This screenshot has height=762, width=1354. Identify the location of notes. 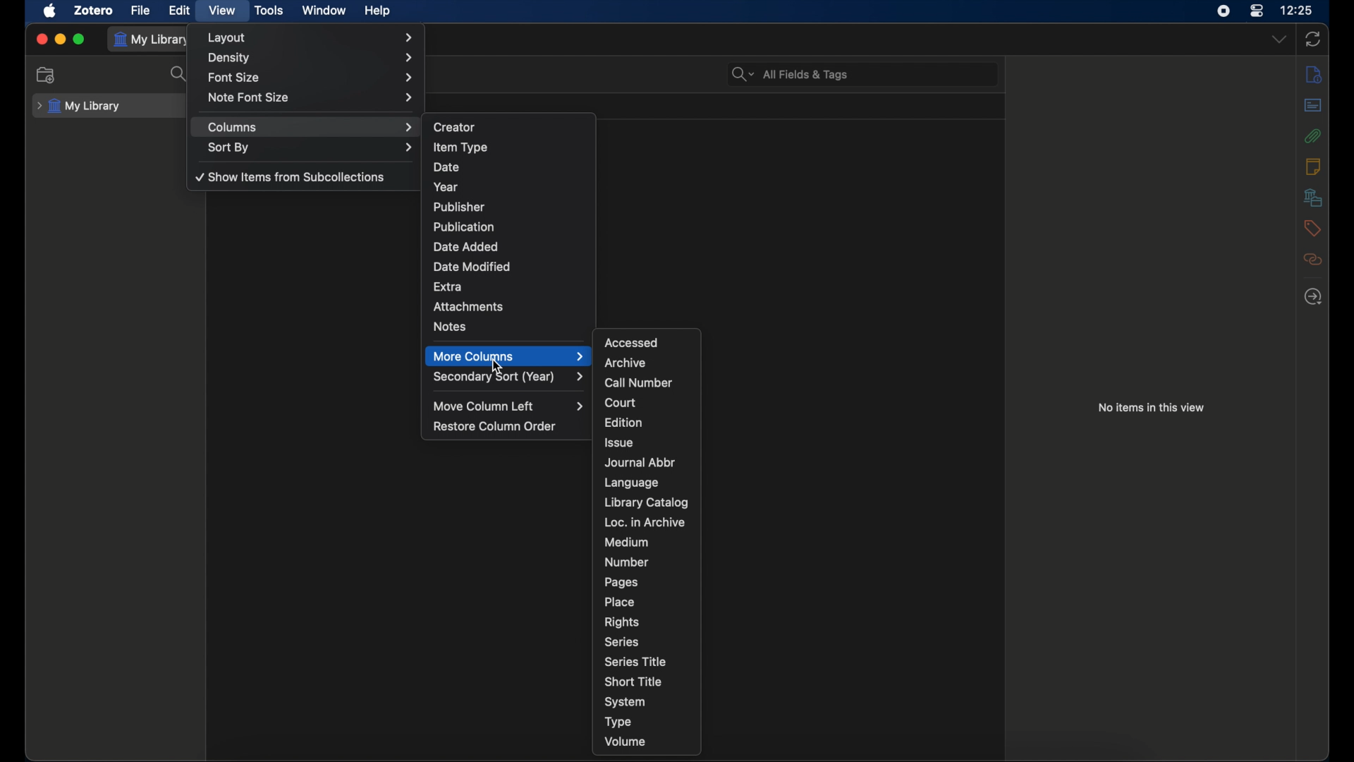
(1315, 167).